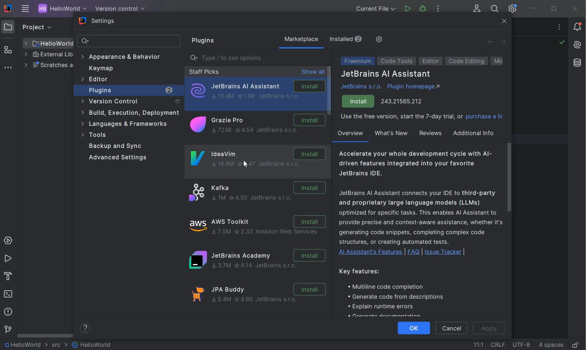 This screenshot has width=586, height=350. What do you see at coordinates (117, 146) in the screenshot?
I see `Backup and Sync` at bounding box center [117, 146].